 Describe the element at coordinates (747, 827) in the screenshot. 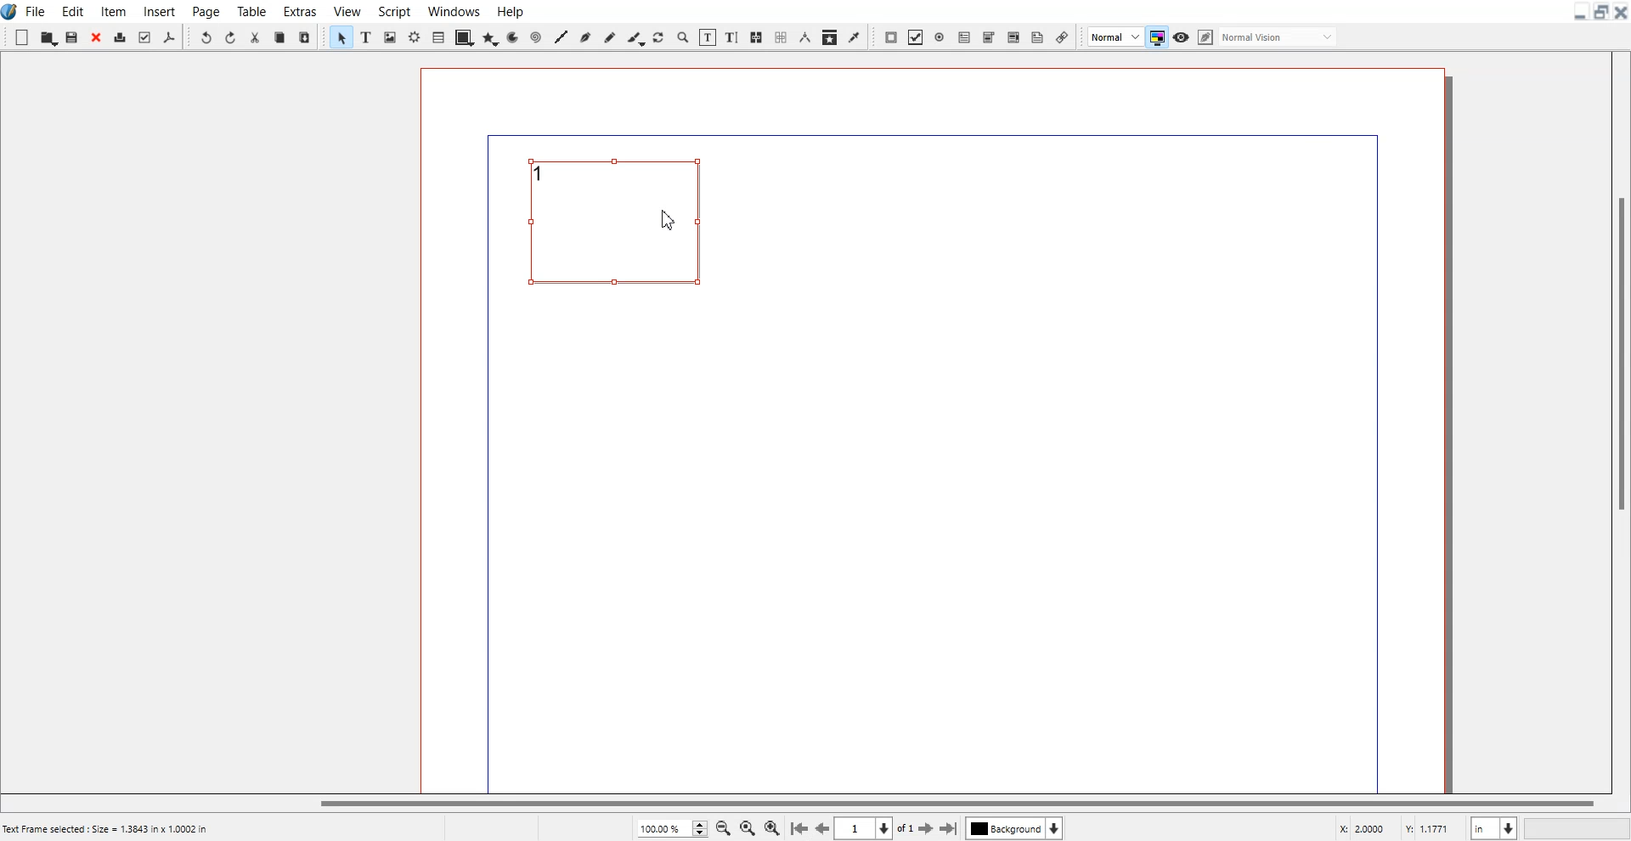

I see `Zoom to 100%` at that location.